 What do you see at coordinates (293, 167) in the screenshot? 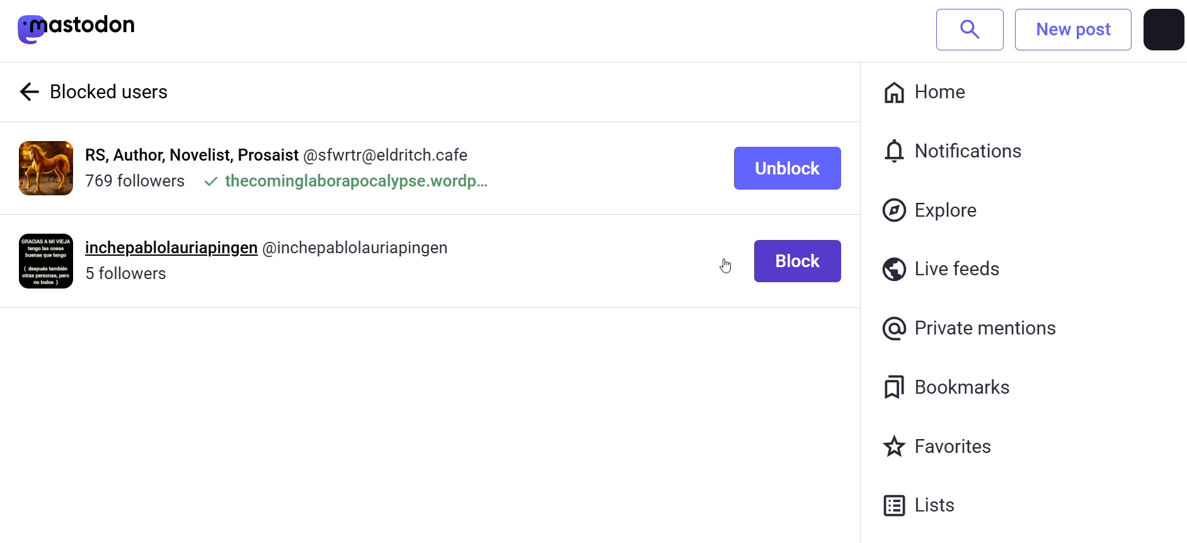
I see `RS, Author, Novelist, Prosaist @sfwrtr@eldritch.cafe
769 followers + thecominglaborapocalypse.wordp...` at bounding box center [293, 167].